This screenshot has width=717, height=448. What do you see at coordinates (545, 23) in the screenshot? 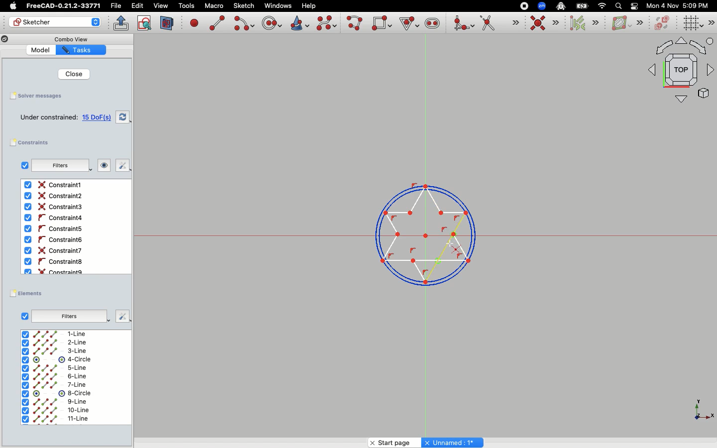
I see `Constraint coincident` at bounding box center [545, 23].